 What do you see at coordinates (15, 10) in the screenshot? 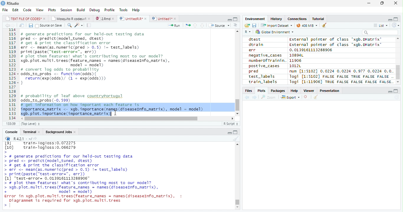
I see `Edit` at bounding box center [15, 10].